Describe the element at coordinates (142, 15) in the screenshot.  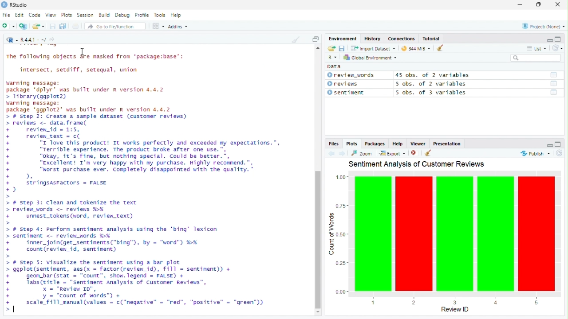
I see `Profile` at that location.